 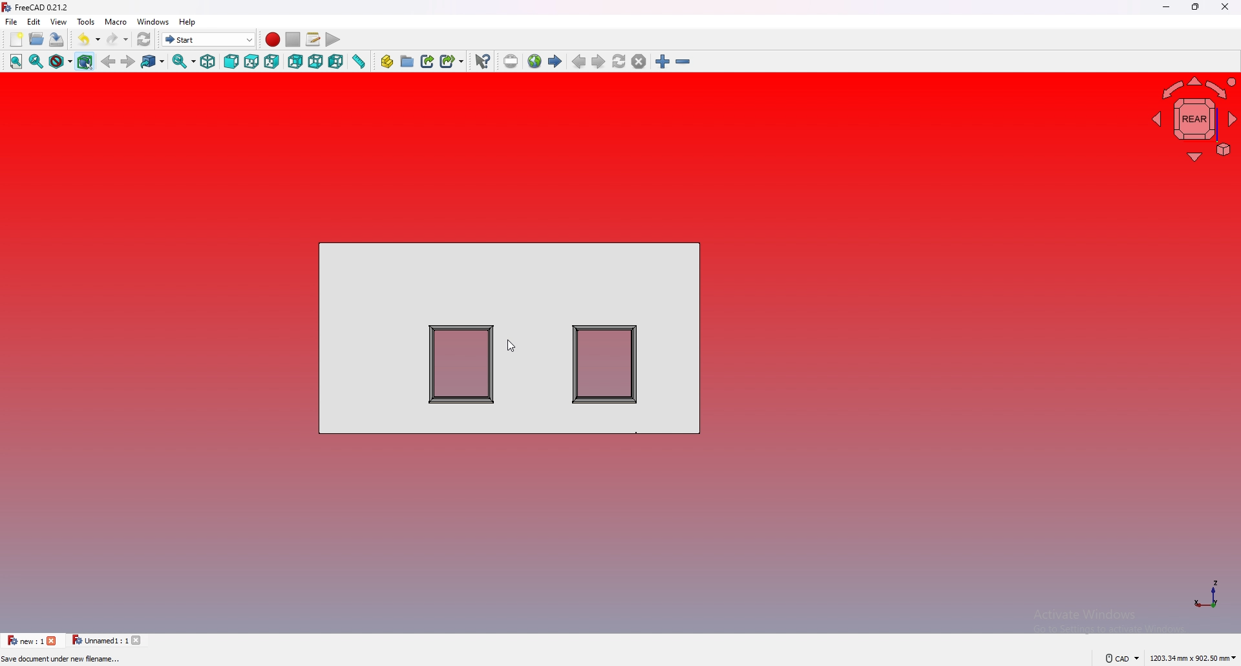 What do you see at coordinates (1194, 116) in the screenshot?
I see `navigating cube` at bounding box center [1194, 116].